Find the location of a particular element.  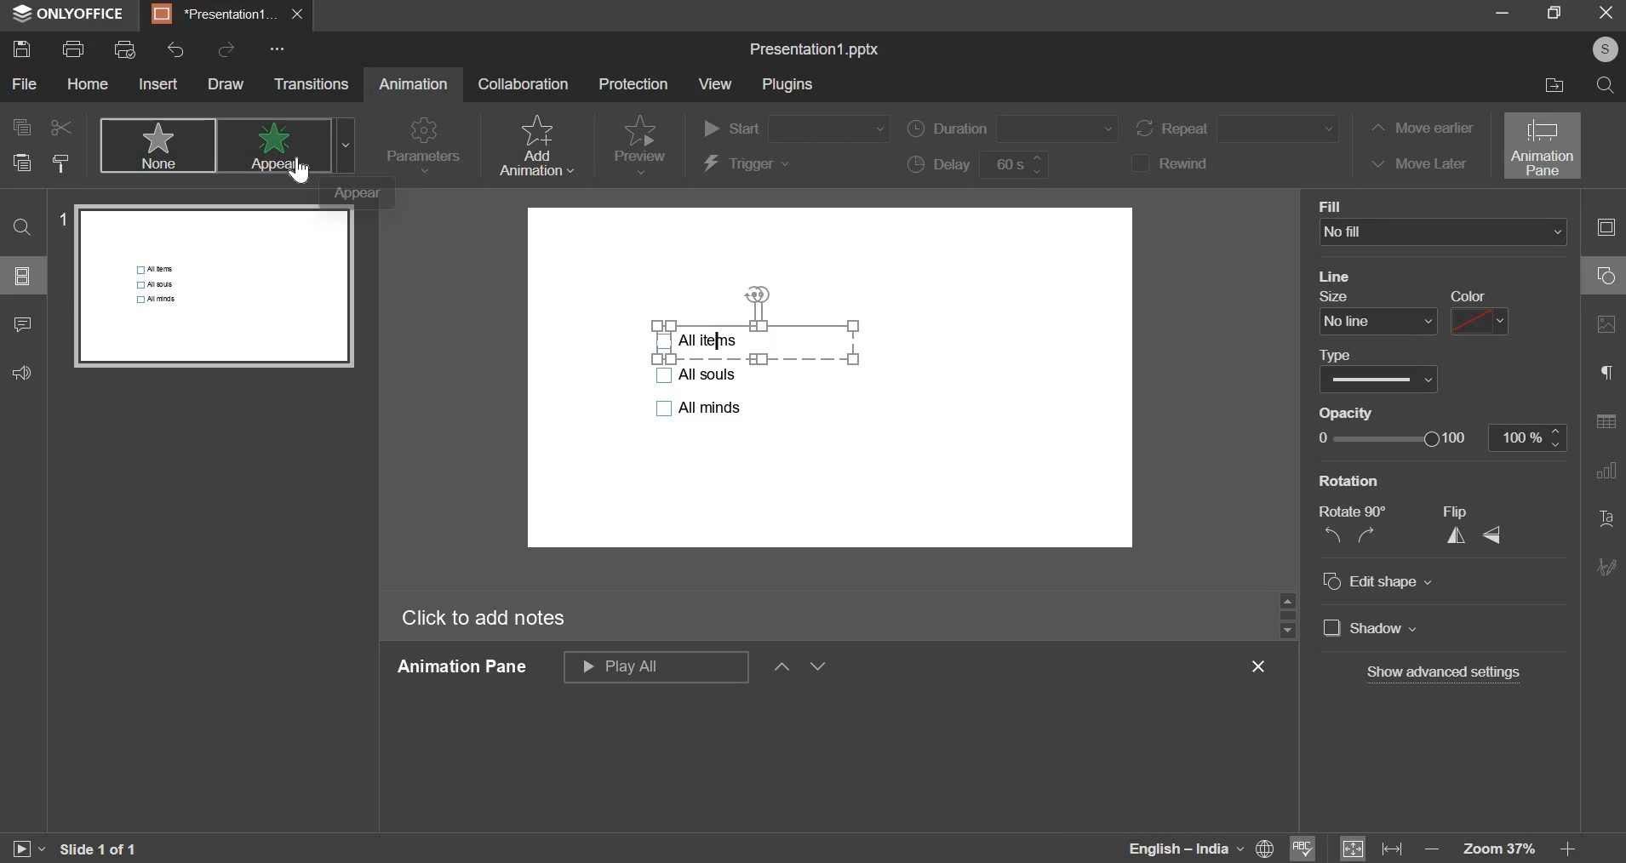

file name is located at coordinates (815, 50).